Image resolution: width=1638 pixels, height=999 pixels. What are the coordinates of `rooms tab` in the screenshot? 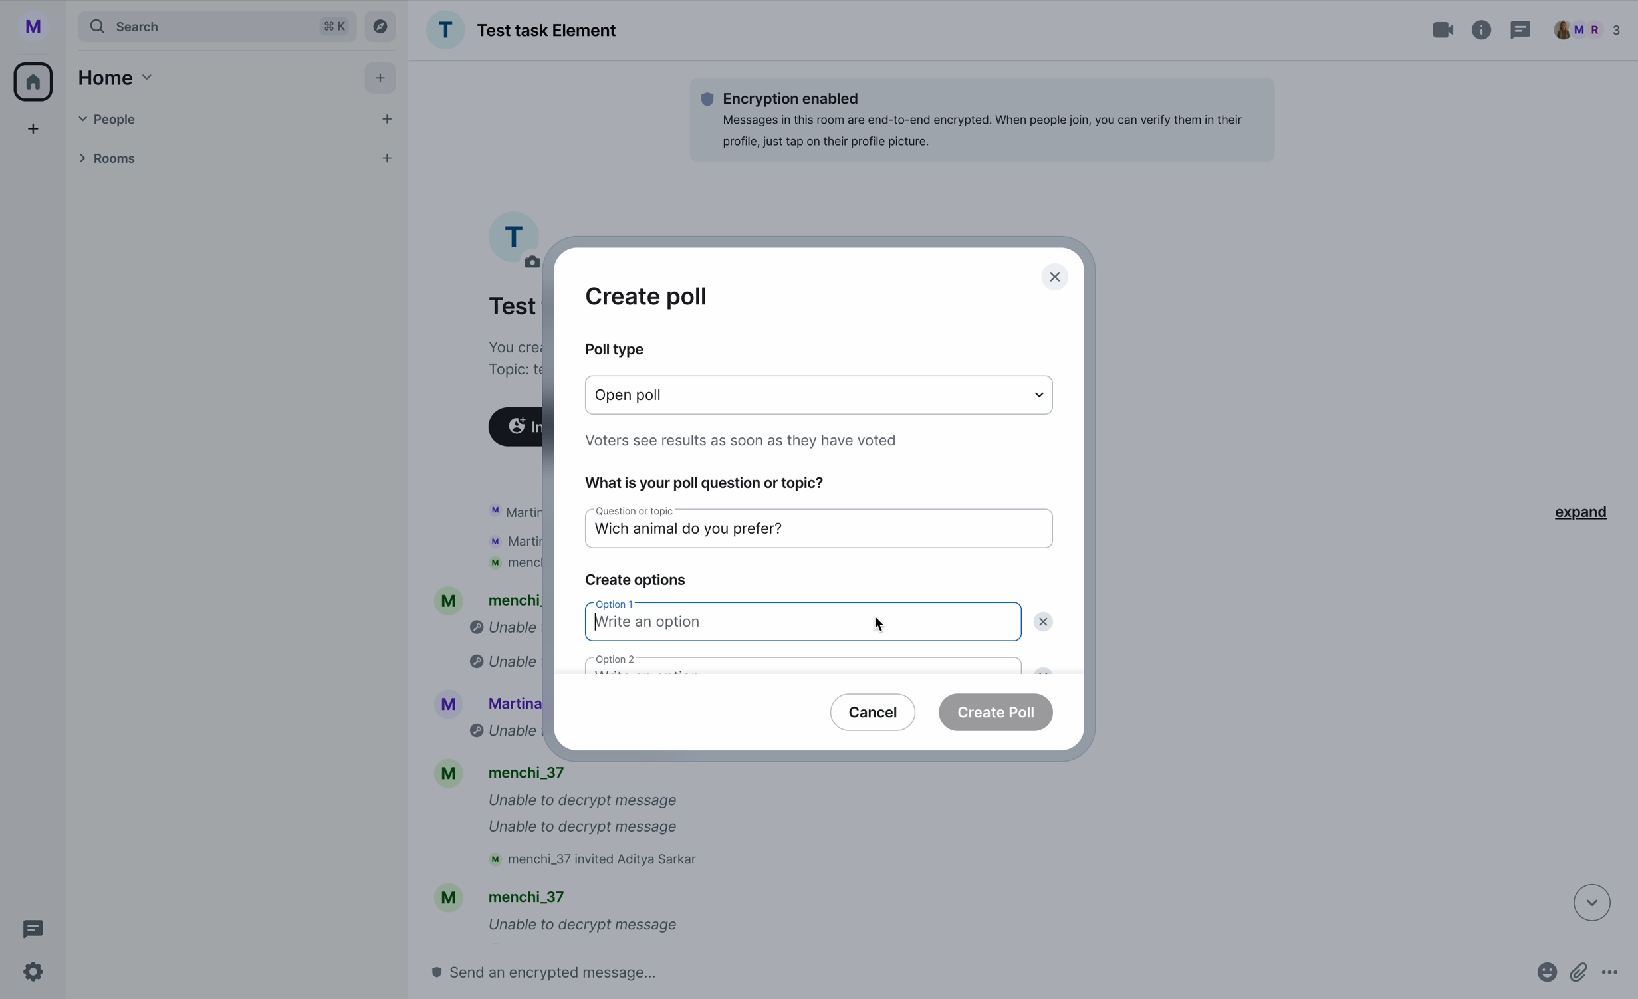 It's located at (232, 160).